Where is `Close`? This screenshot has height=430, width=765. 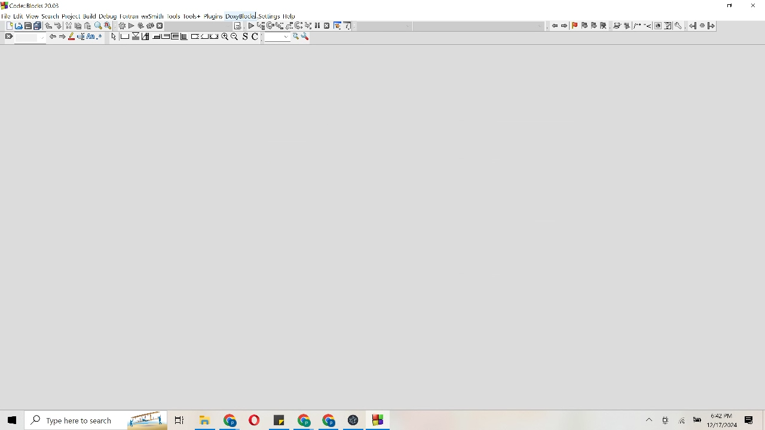
Close is located at coordinates (754, 6).